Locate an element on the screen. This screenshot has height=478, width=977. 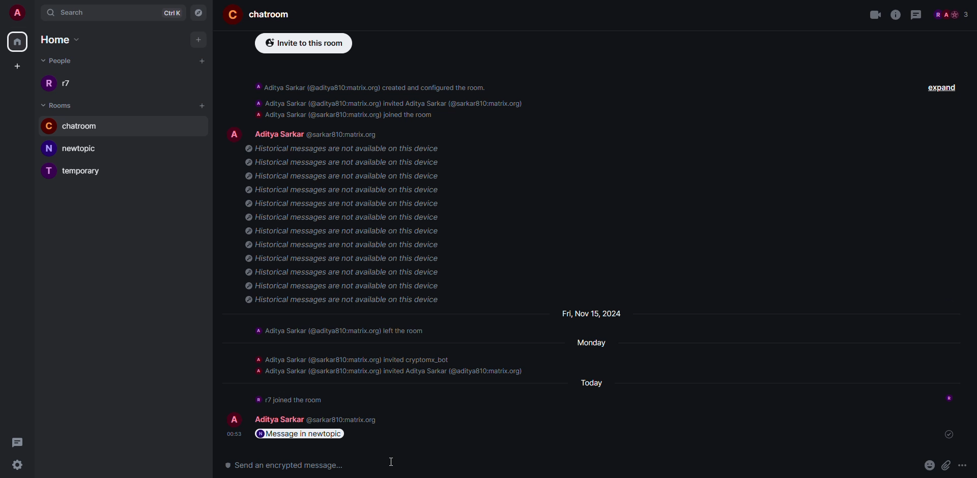
seen is located at coordinates (951, 395).